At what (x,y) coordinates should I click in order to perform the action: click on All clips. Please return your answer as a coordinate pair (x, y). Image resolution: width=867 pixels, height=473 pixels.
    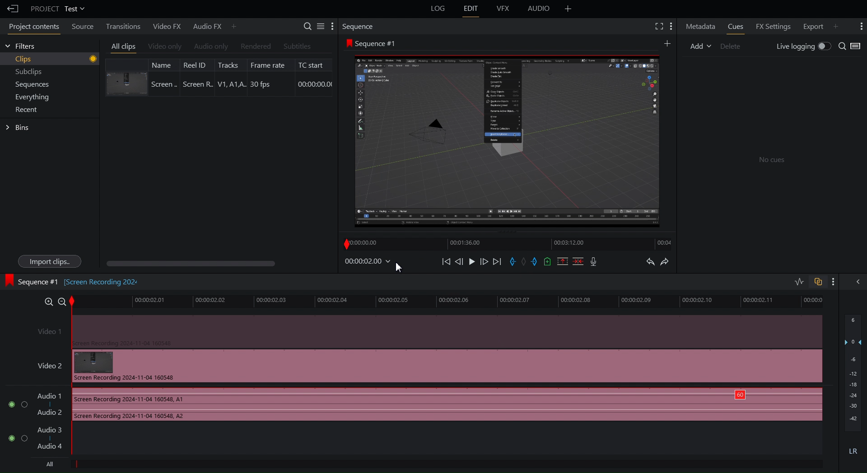
    Looking at the image, I should click on (124, 47).